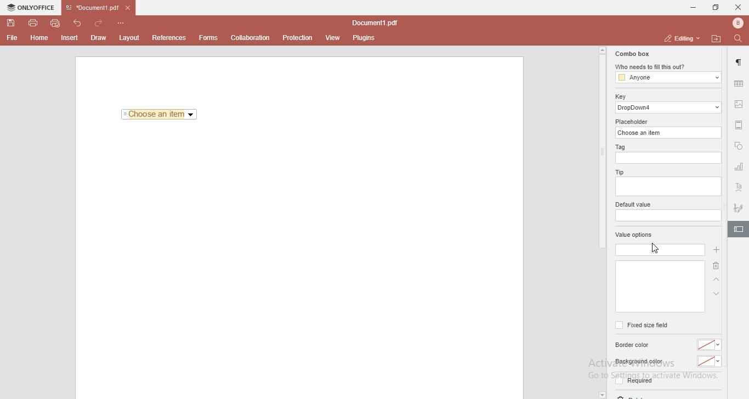 This screenshot has width=749, height=399. What do you see at coordinates (79, 22) in the screenshot?
I see `undo` at bounding box center [79, 22].